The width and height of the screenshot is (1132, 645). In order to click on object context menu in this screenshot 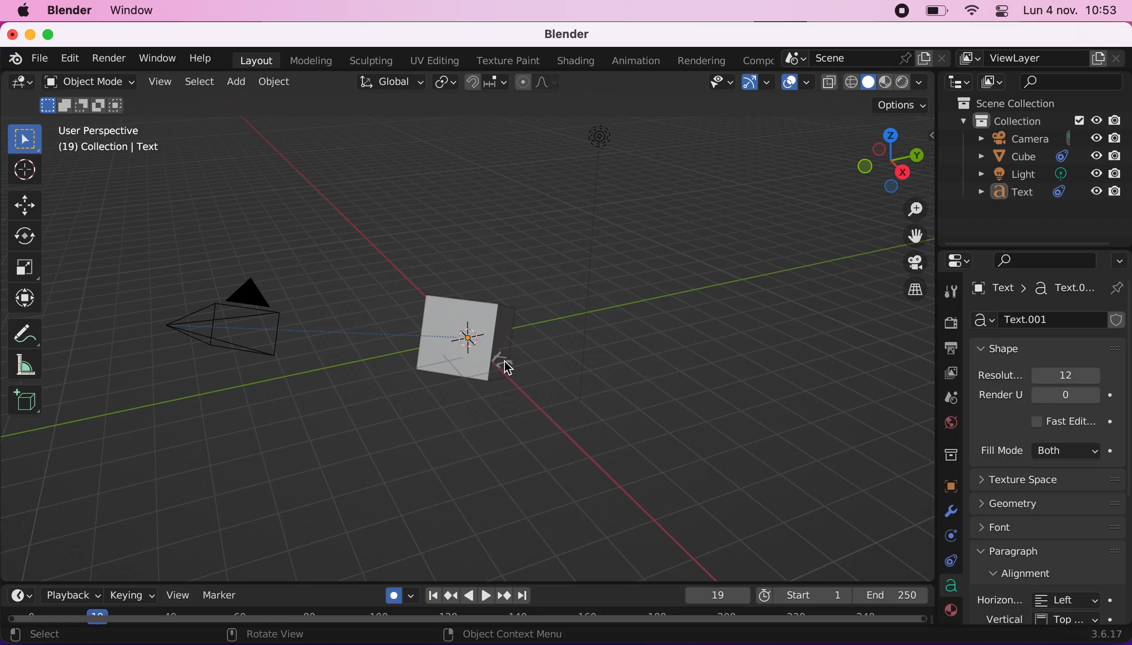, I will do `click(509, 635)`.